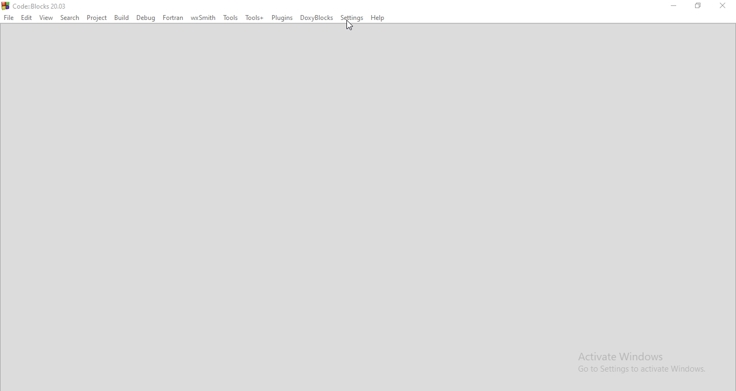 The width and height of the screenshot is (736, 391). What do you see at coordinates (145, 18) in the screenshot?
I see `Debug` at bounding box center [145, 18].